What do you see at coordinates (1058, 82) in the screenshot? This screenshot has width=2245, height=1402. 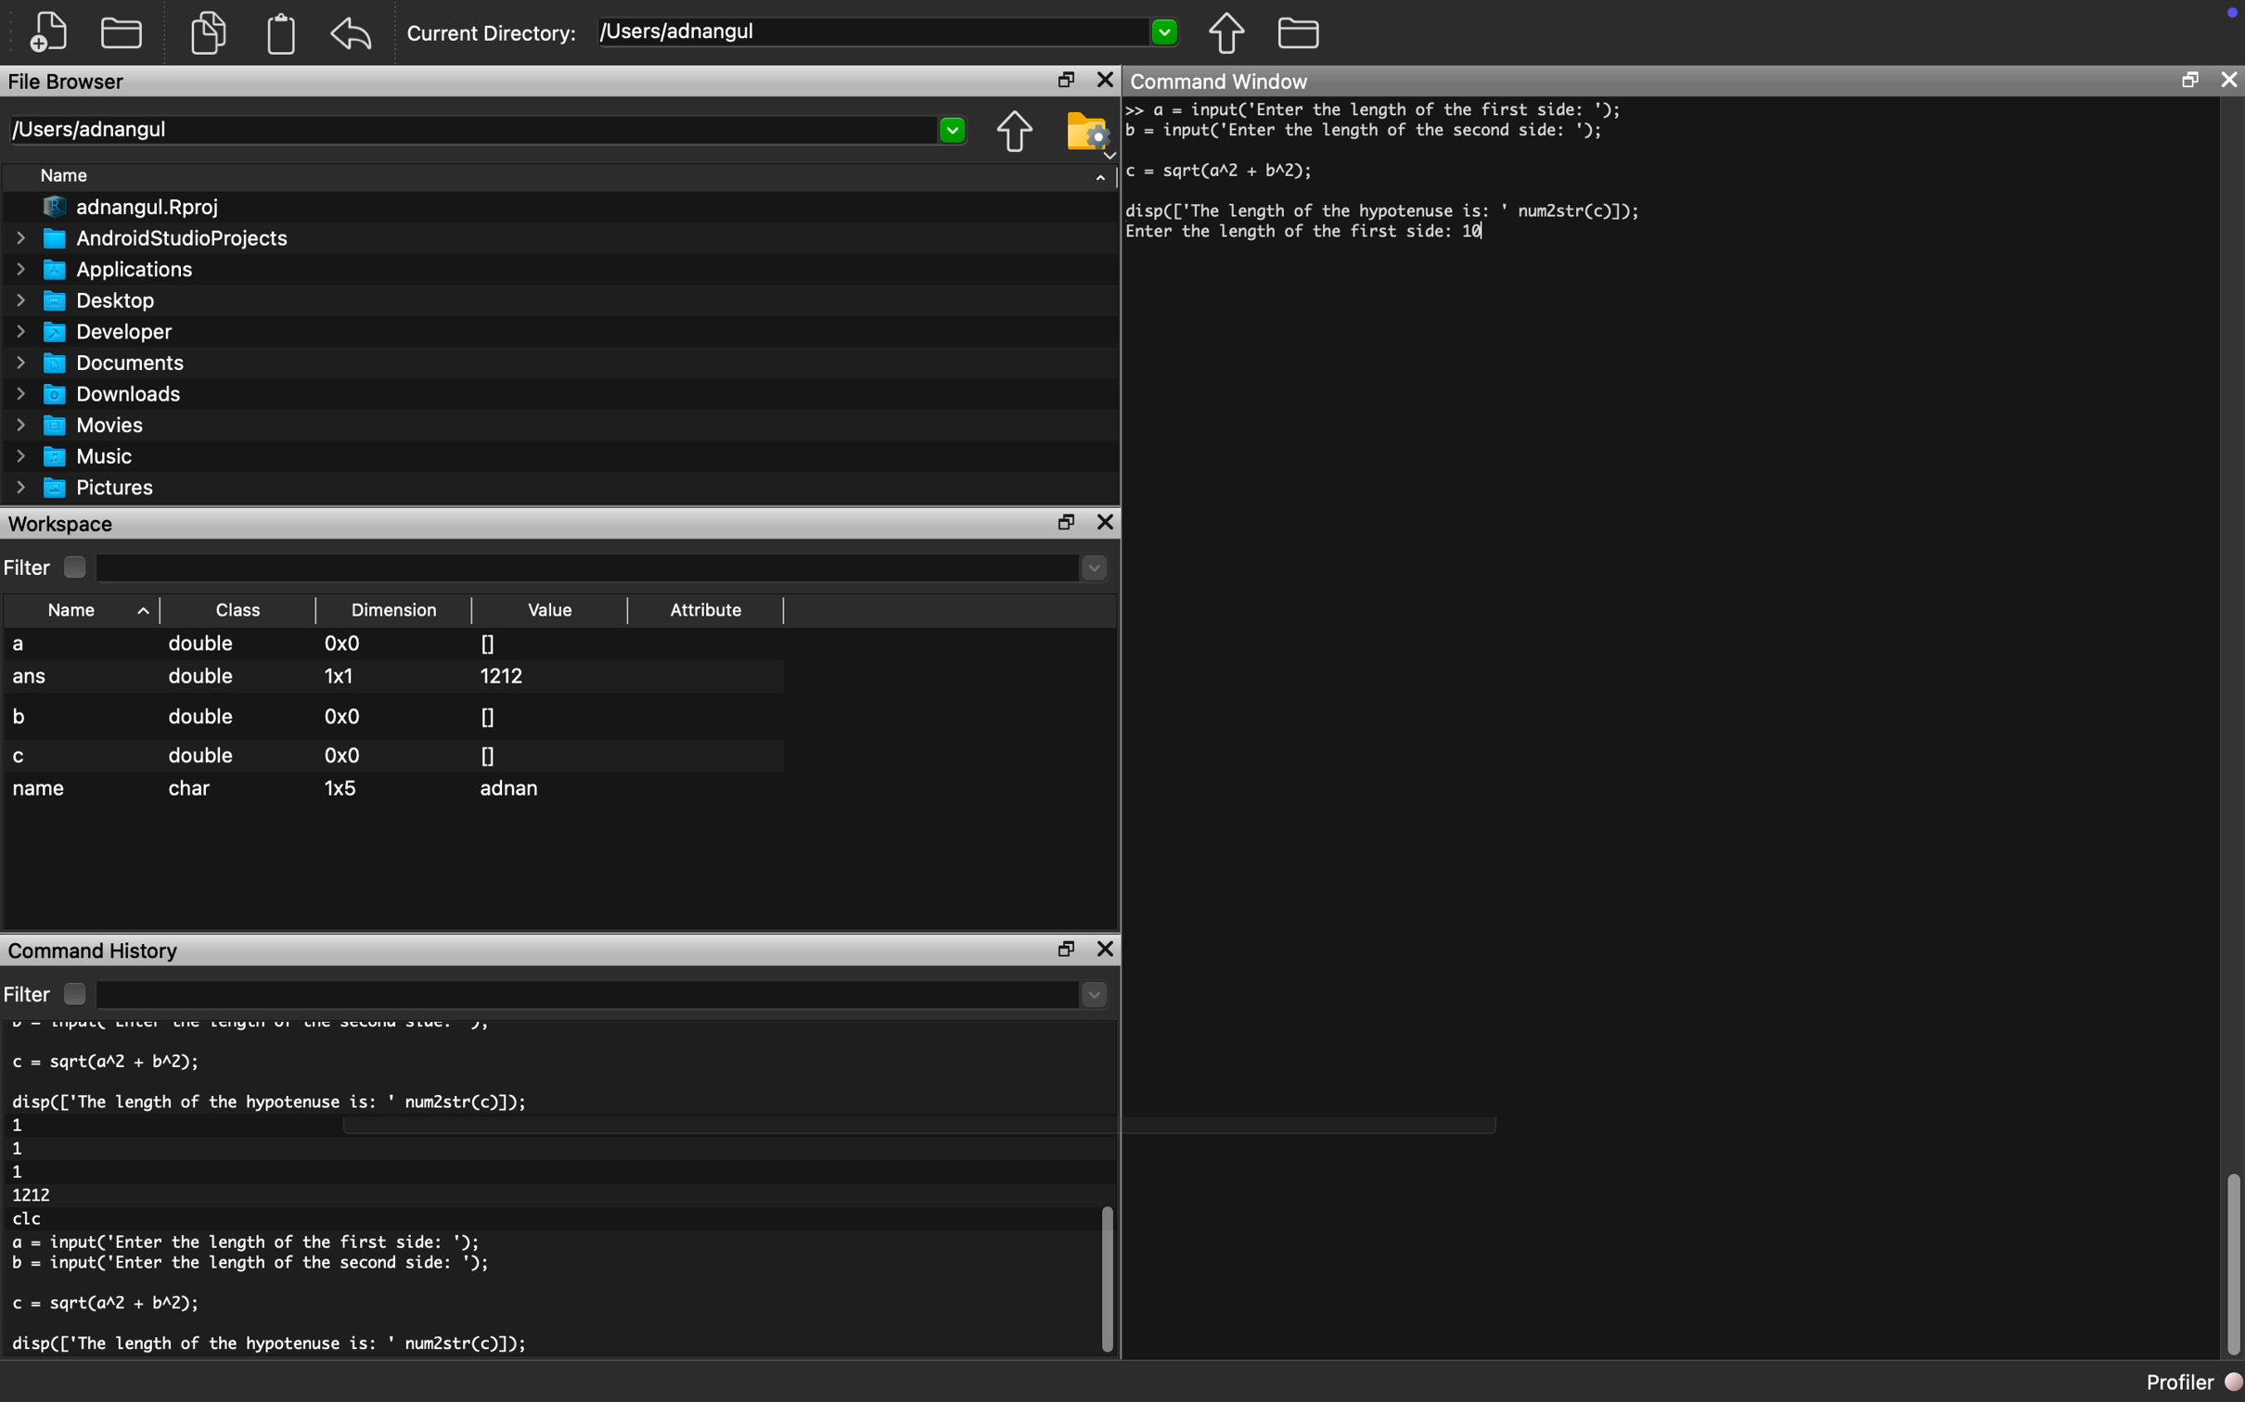 I see `restore down` at bounding box center [1058, 82].